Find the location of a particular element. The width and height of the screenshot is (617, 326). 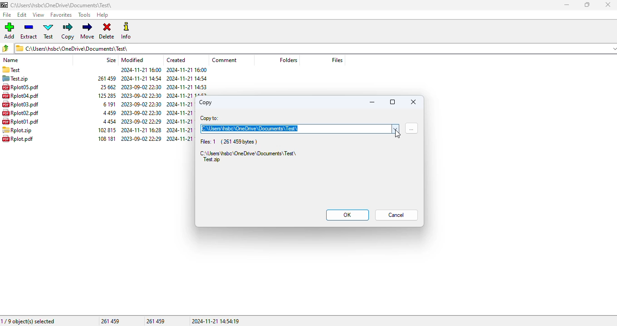

Files: 1 (261 459 bytes) is located at coordinates (229, 142).